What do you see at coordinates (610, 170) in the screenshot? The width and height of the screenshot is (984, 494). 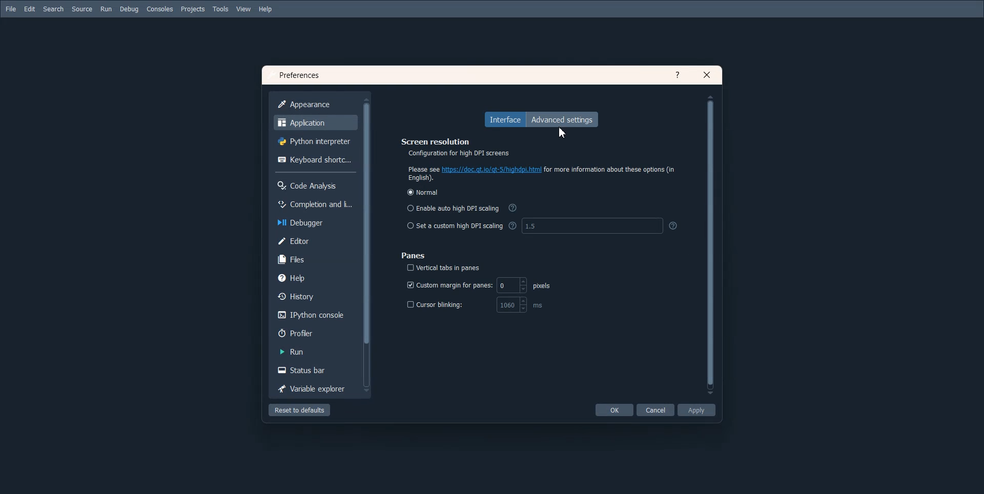 I see `more information` at bounding box center [610, 170].